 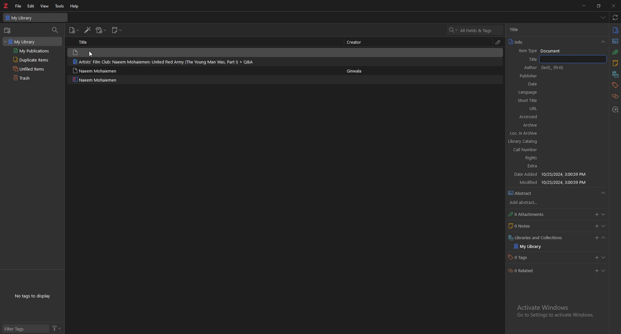 I want to click on sync with zotero.org, so click(x=615, y=17).